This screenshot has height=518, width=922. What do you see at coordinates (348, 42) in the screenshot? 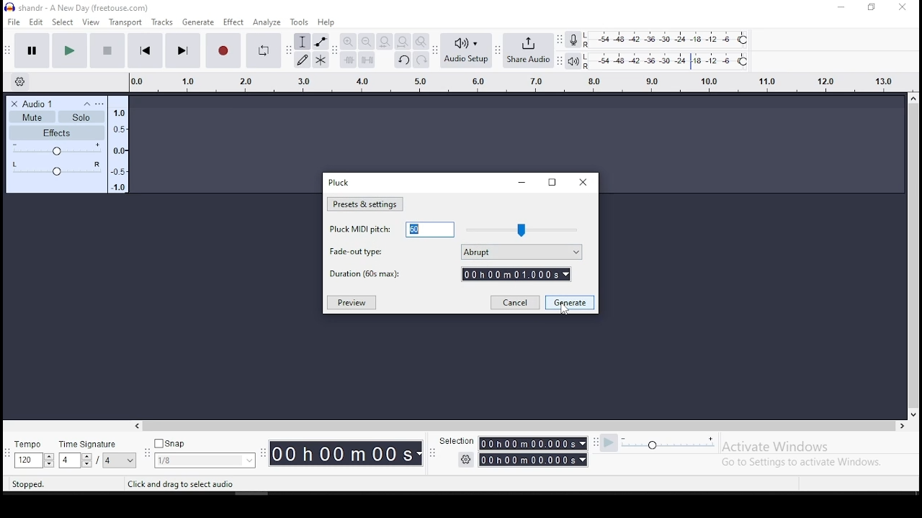
I see `zoom in` at bounding box center [348, 42].